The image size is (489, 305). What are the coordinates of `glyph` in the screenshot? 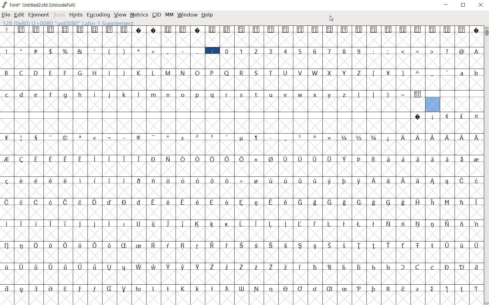 It's located at (50, 181).